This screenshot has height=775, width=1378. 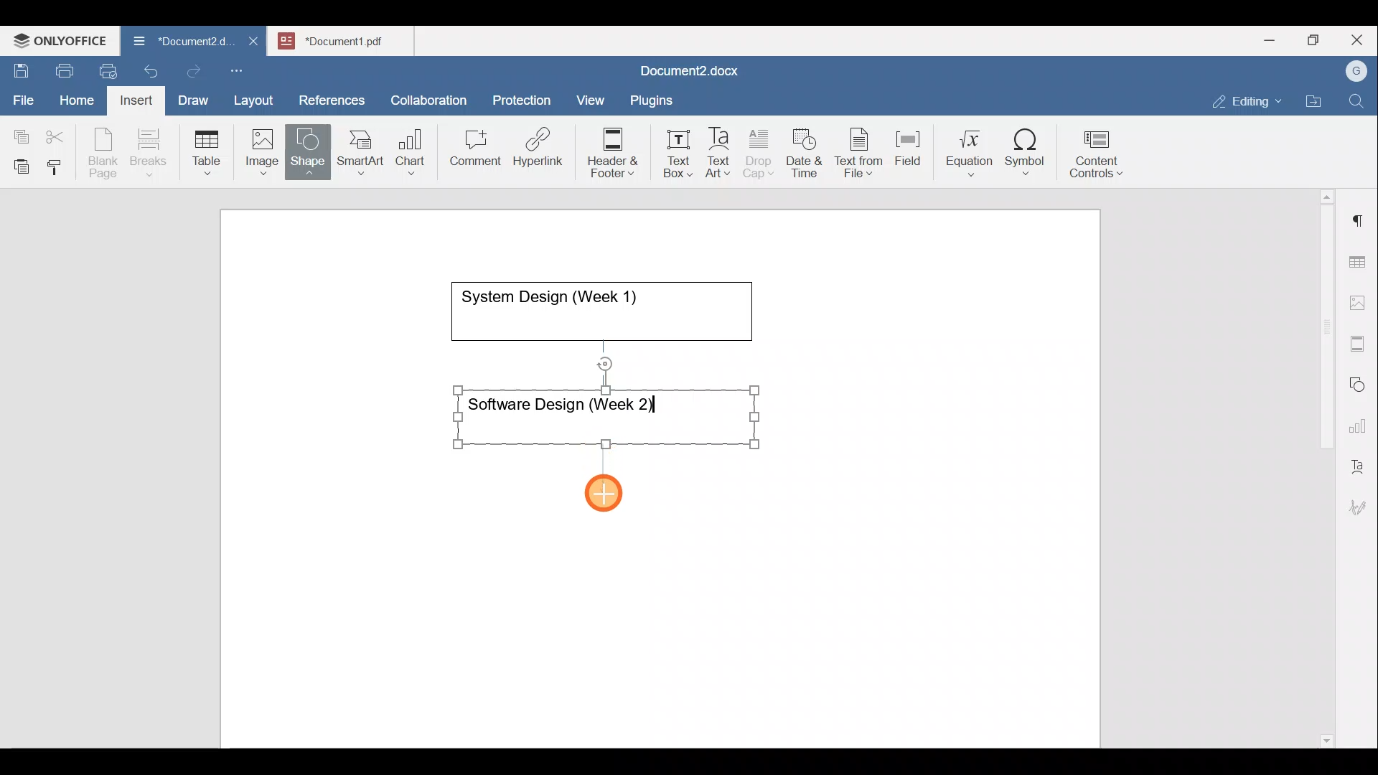 I want to click on Close, so click(x=1359, y=41).